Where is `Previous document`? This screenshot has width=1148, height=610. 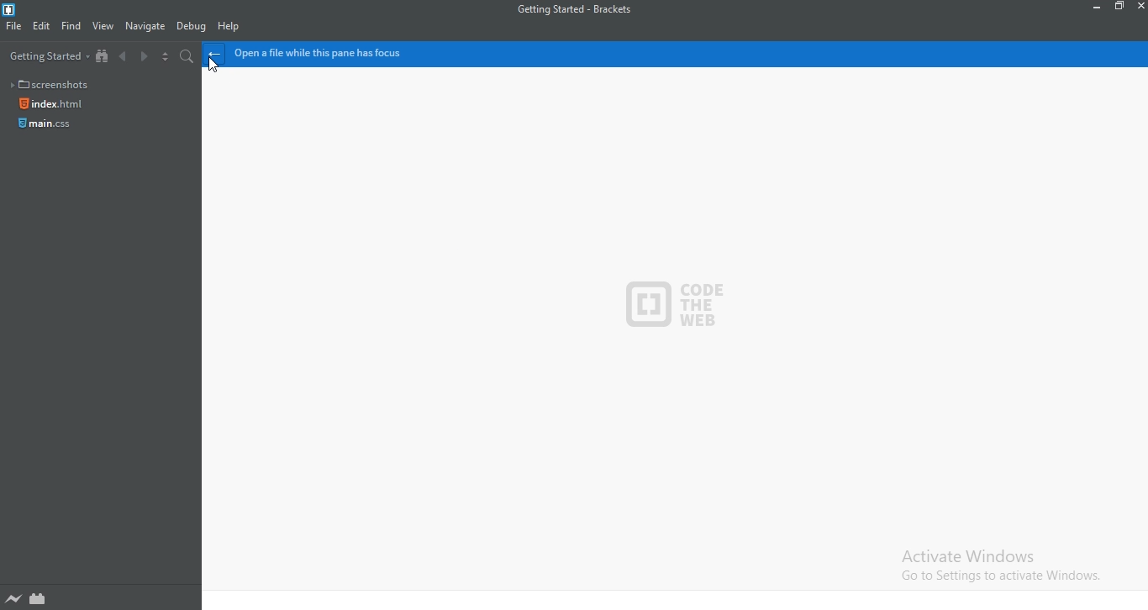
Previous document is located at coordinates (125, 57).